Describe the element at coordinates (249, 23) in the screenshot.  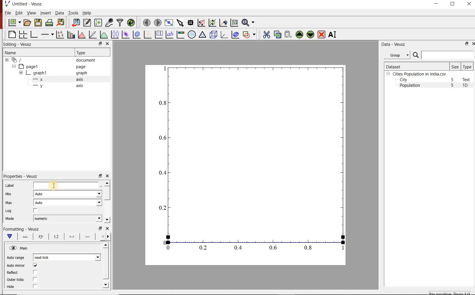
I see `zoom functions menu` at that location.